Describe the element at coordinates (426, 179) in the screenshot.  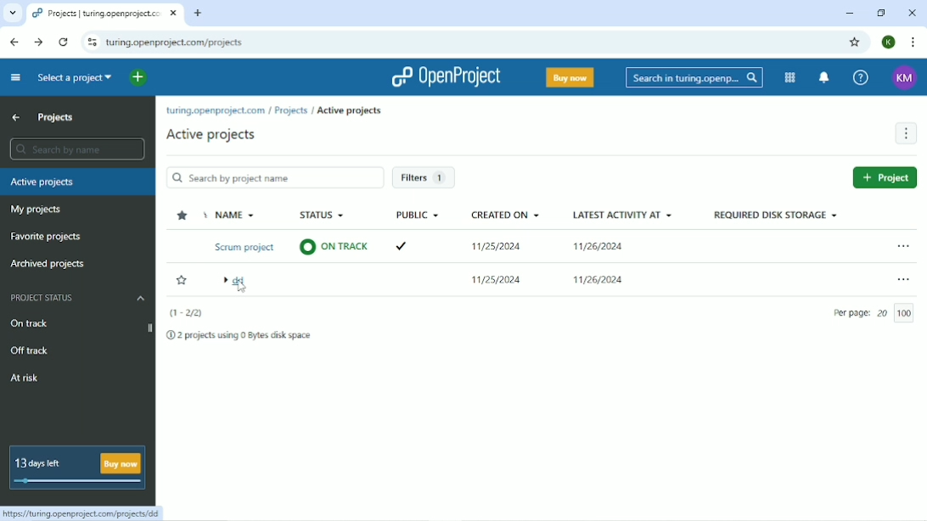
I see `Filters` at that location.